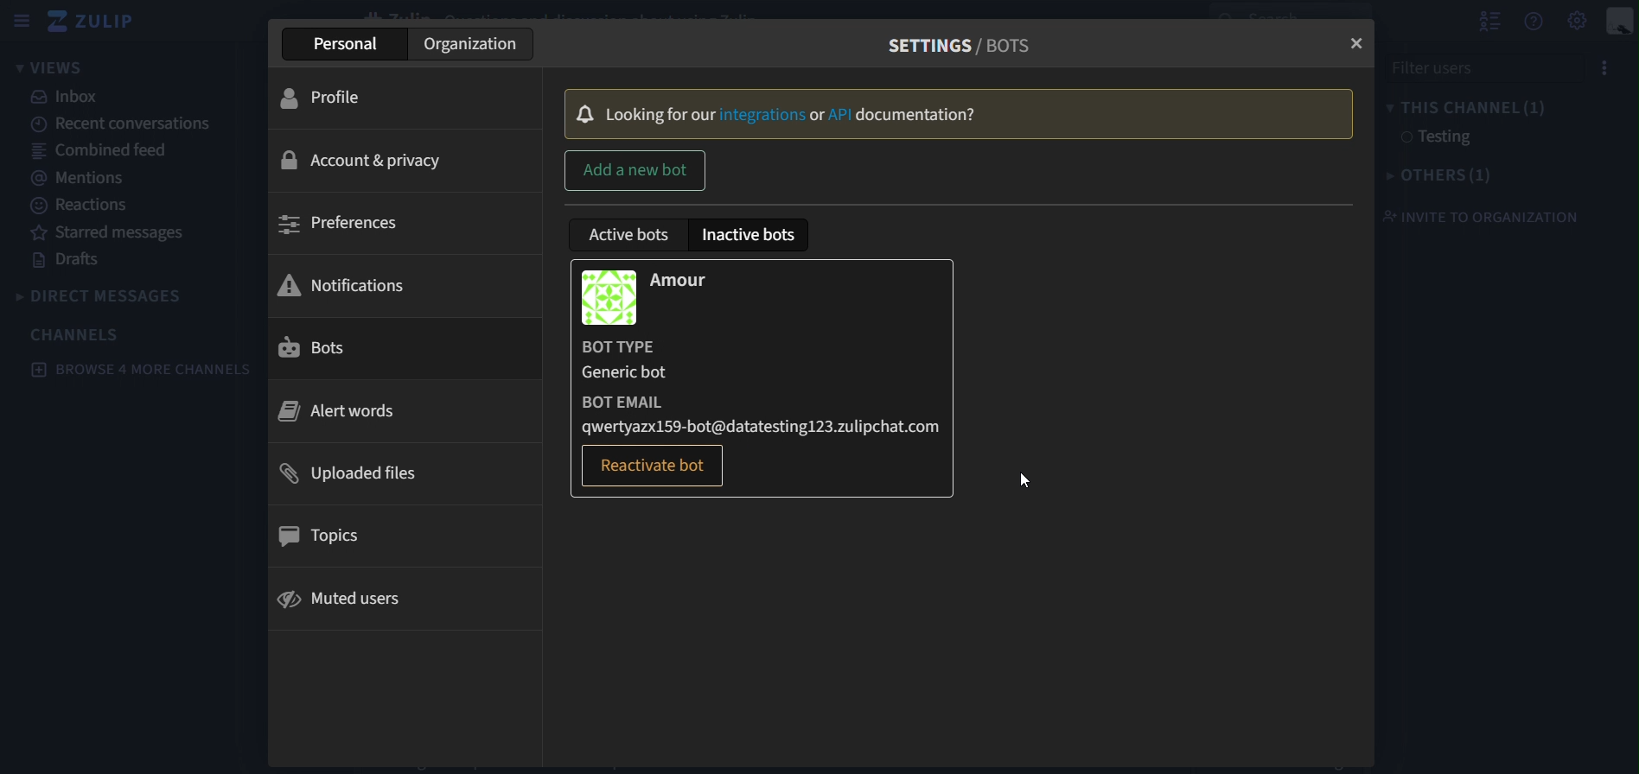 The width and height of the screenshot is (1639, 774). I want to click on Bell Icon, so click(586, 112).